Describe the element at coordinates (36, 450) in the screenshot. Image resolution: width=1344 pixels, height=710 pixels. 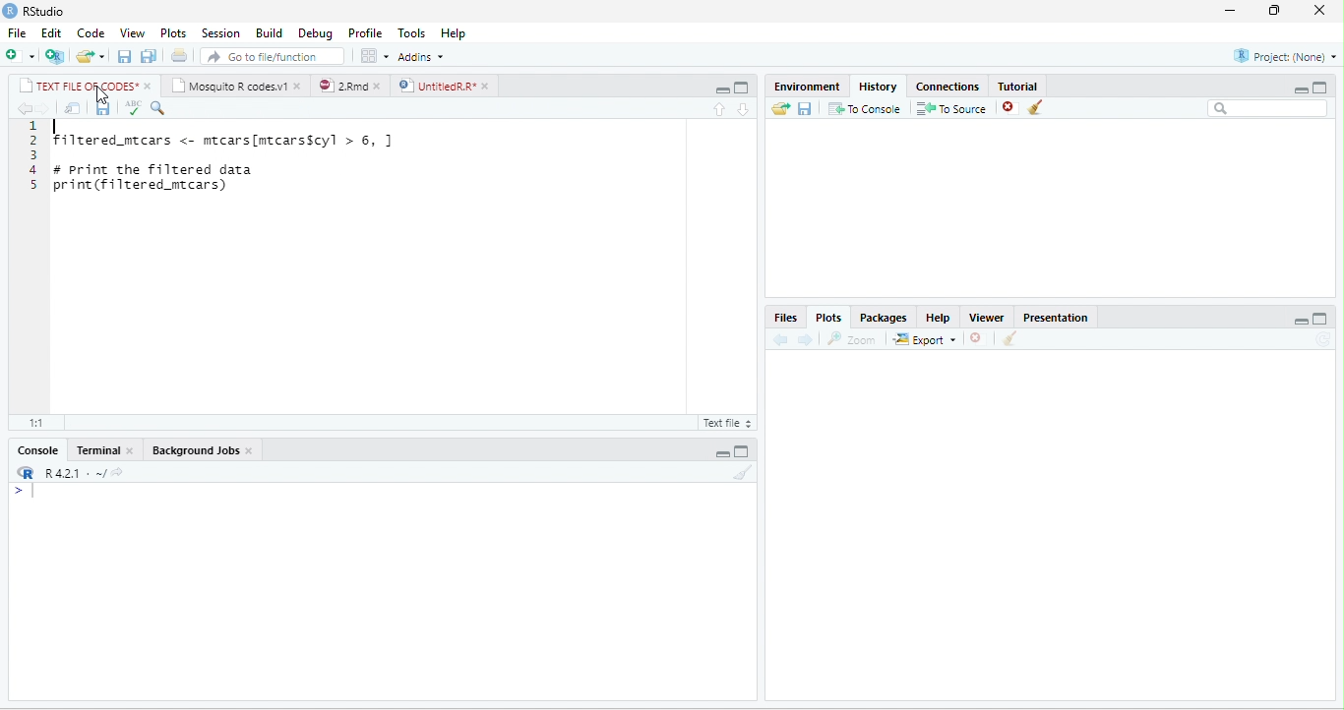
I see `Console` at that location.